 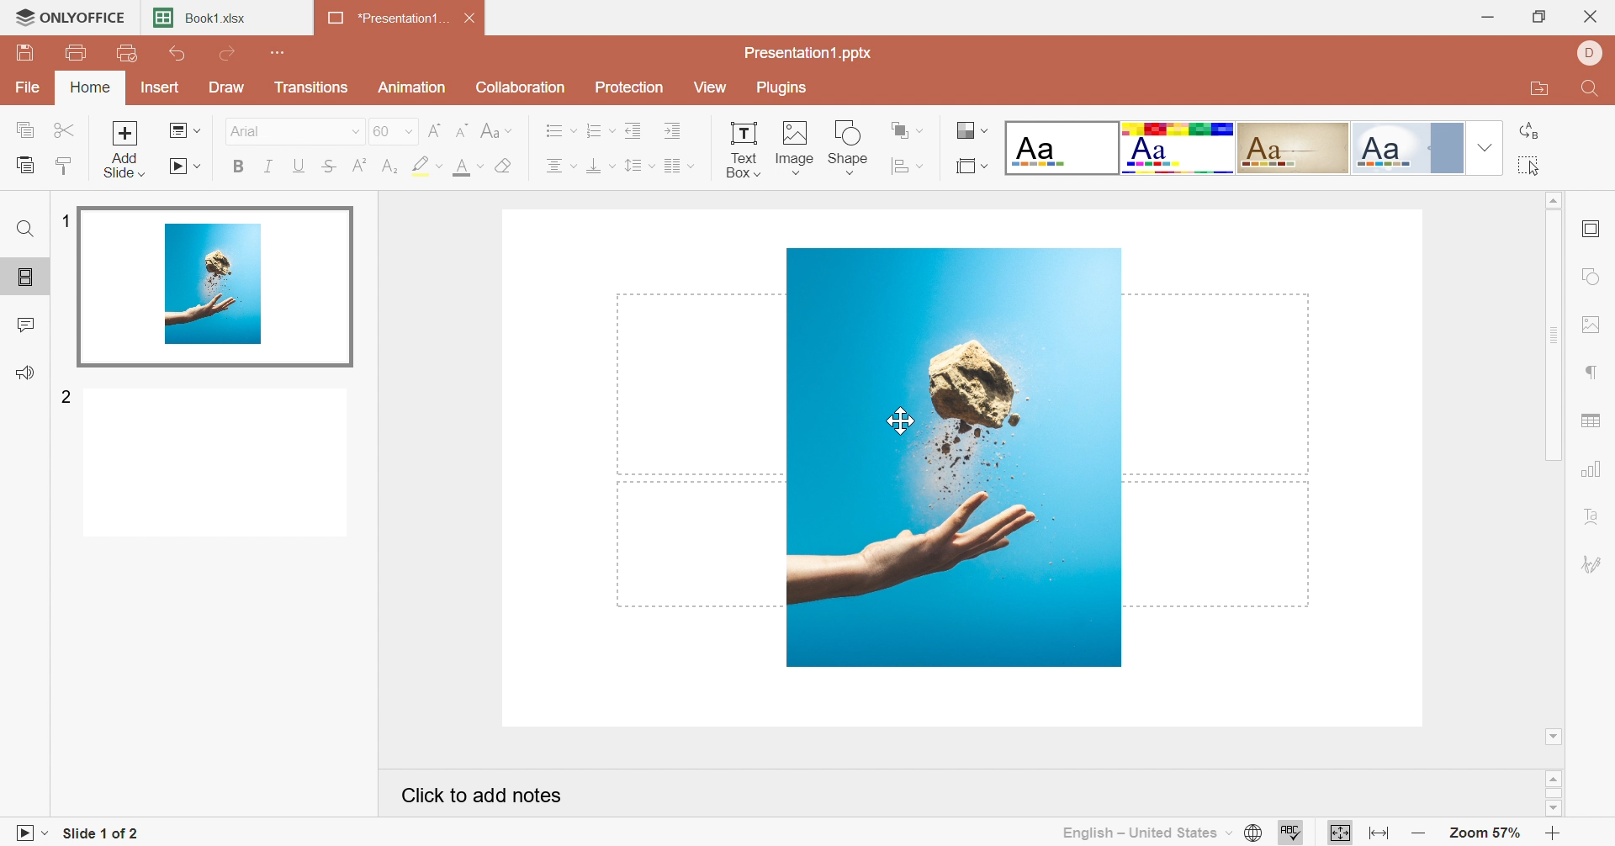 What do you see at coordinates (953, 457) in the screenshot?
I see `Image` at bounding box center [953, 457].